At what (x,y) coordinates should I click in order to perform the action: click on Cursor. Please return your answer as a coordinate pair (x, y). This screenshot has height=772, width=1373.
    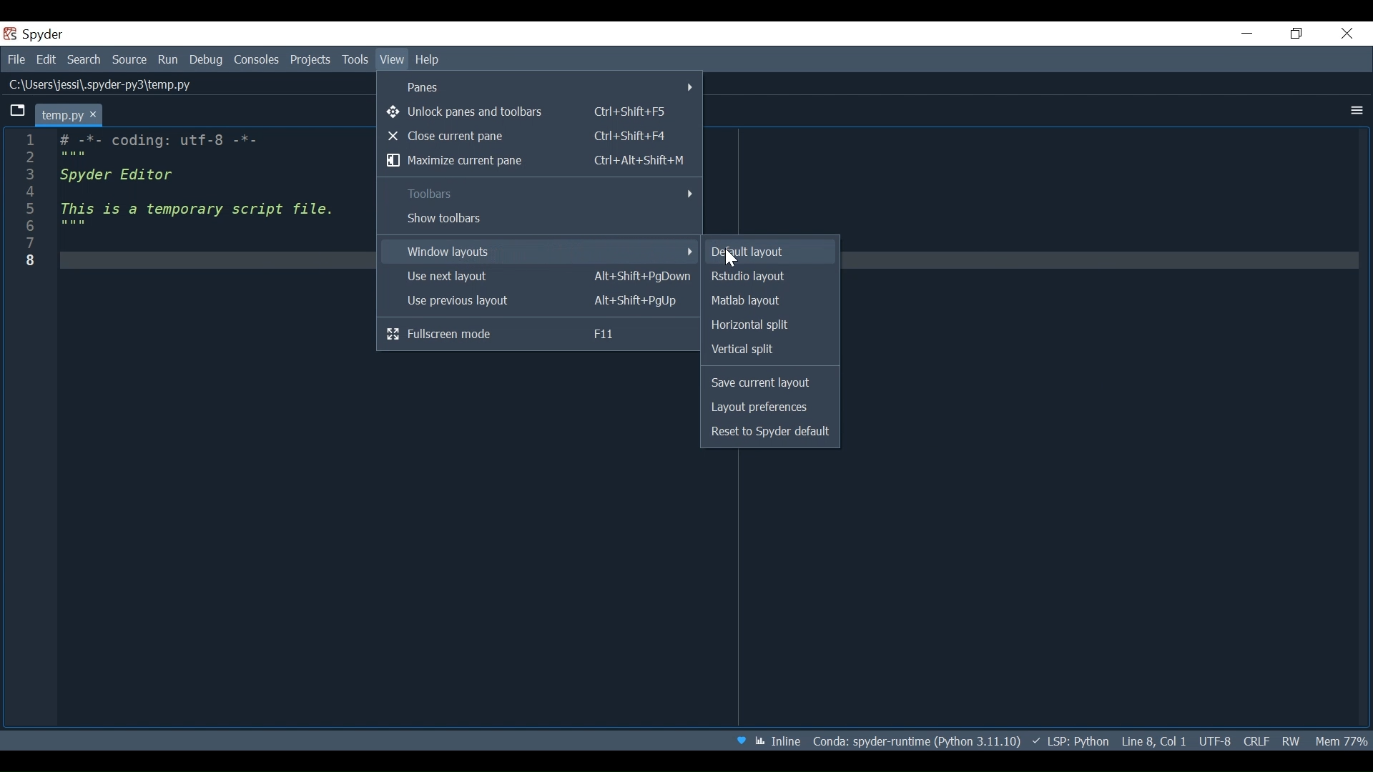
    Looking at the image, I should click on (732, 260).